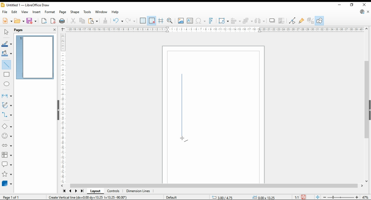 Image resolution: width=371 pixels, height=200 pixels. Describe the element at coordinates (14, 12) in the screenshot. I see `edit` at that location.